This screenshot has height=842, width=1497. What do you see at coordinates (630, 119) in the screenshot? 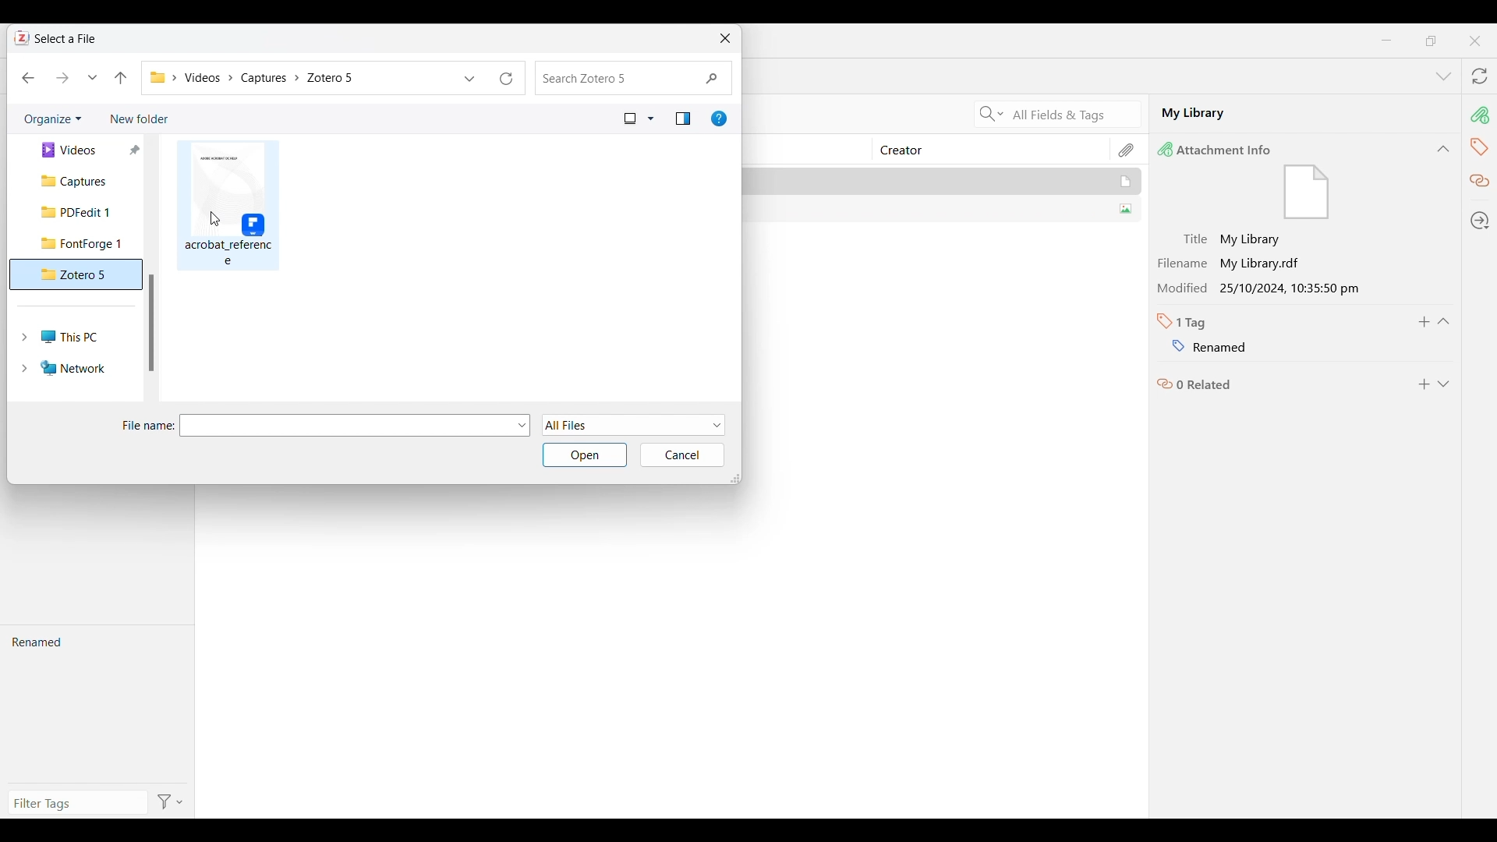
I see `Current view` at bounding box center [630, 119].